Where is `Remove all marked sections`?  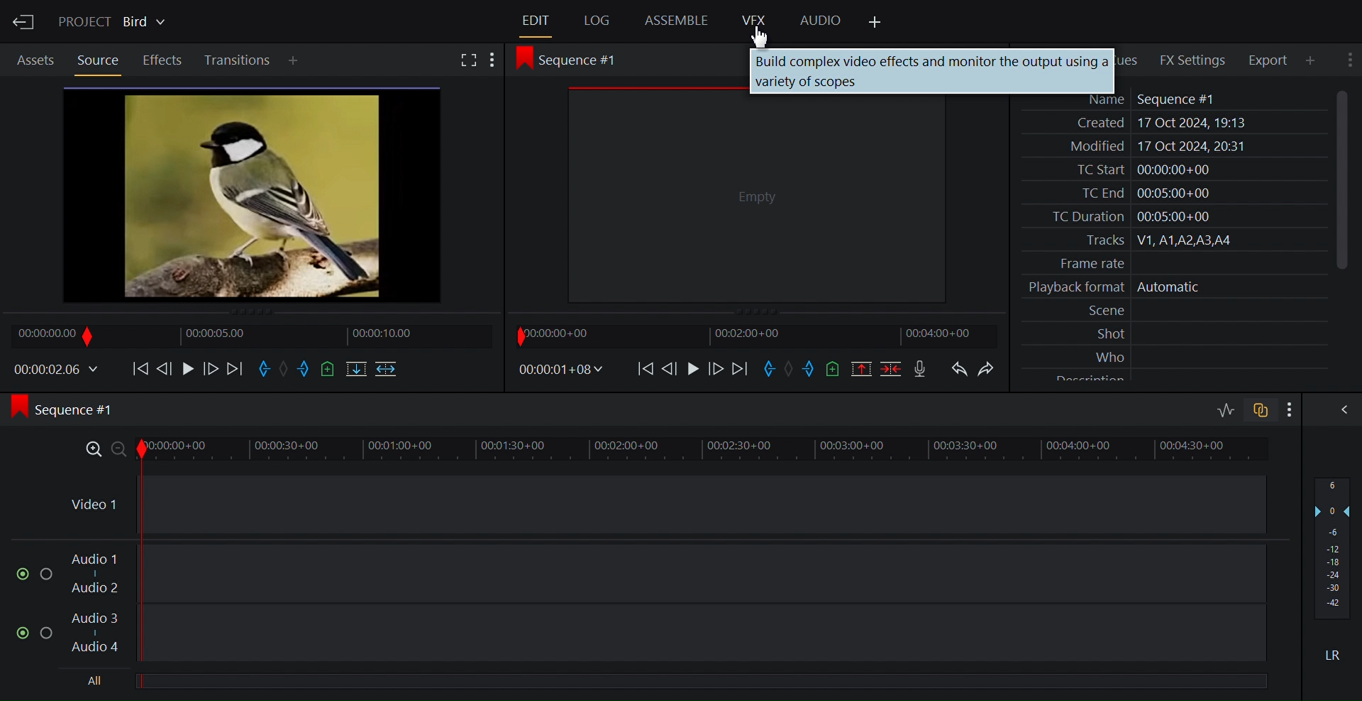
Remove all marked sections is located at coordinates (861, 370).